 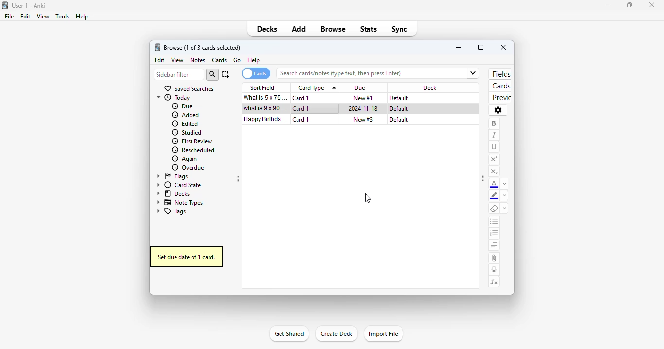 I want to click on happy birthday song!!!.mp3, so click(x=265, y=119).